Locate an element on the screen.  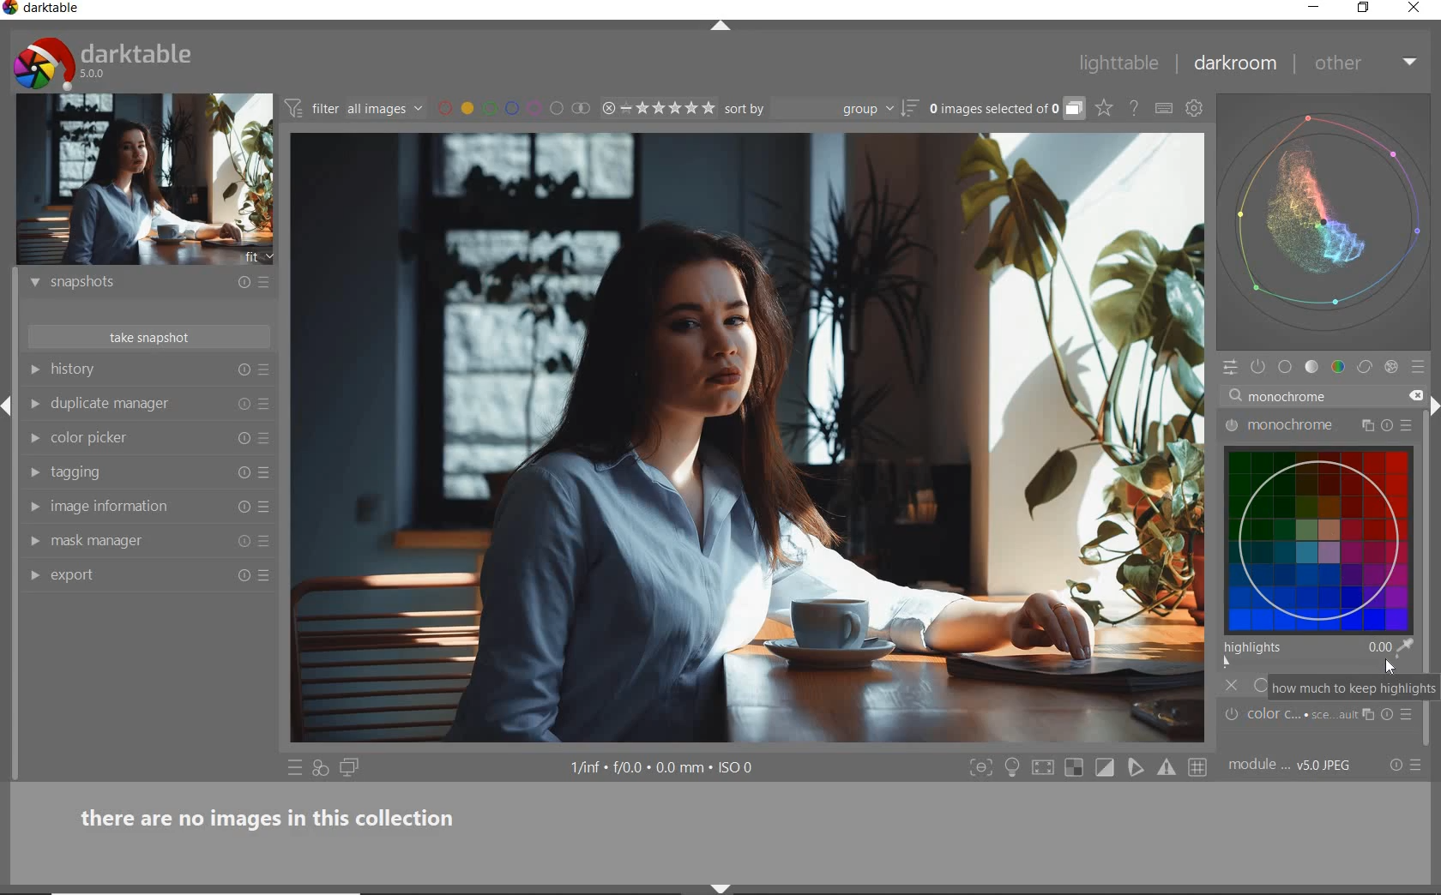
show module is located at coordinates (38, 439).